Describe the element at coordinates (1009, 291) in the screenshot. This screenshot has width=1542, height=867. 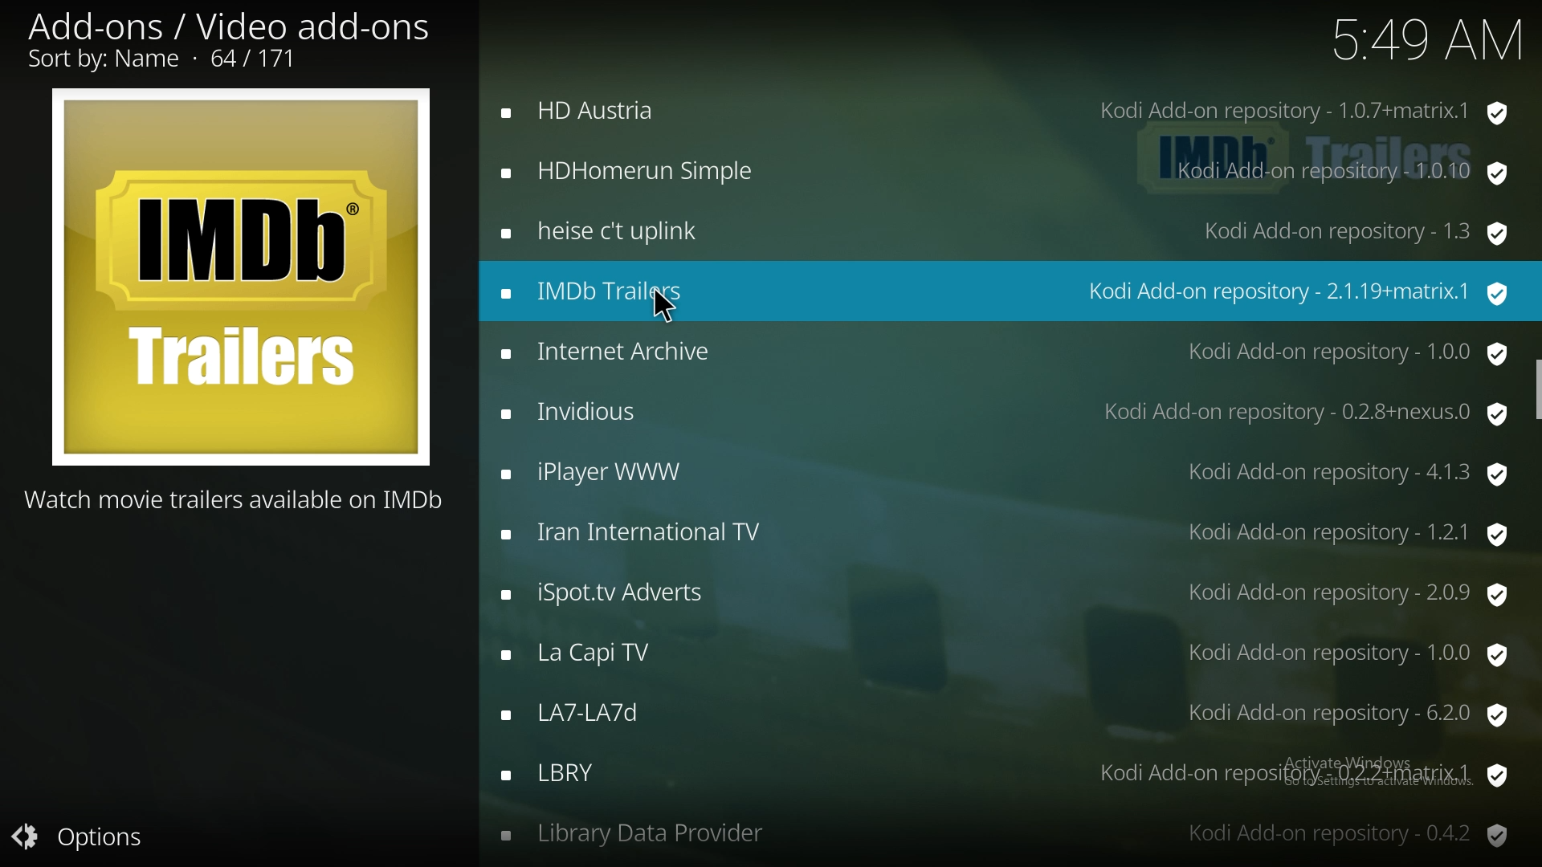
I see `add on` at that location.